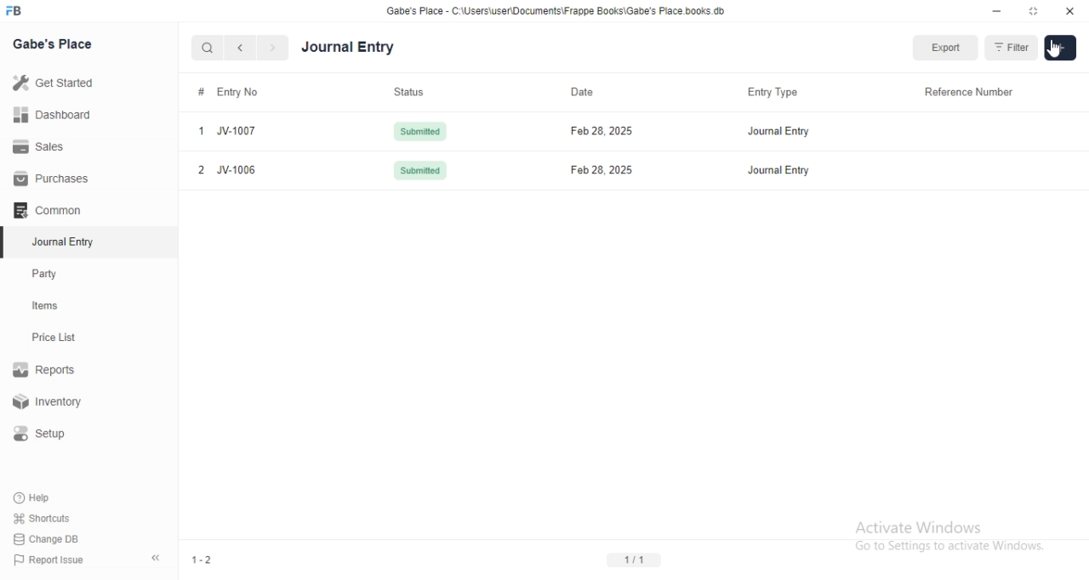 This screenshot has width=1089, height=580. I want to click on cursor, so click(1061, 49).